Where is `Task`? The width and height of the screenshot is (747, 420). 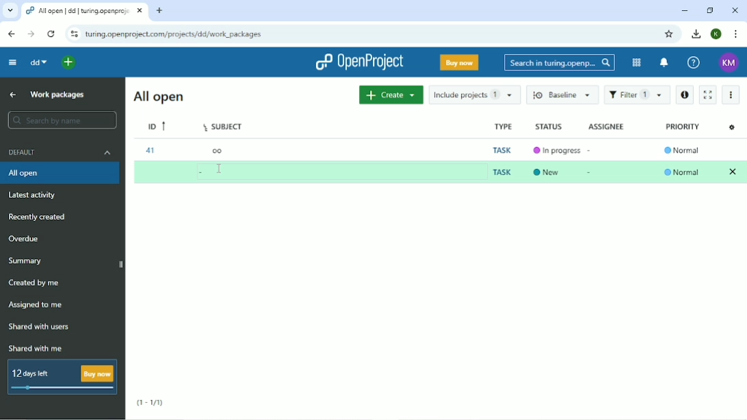
Task is located at coordinates (502, 172).